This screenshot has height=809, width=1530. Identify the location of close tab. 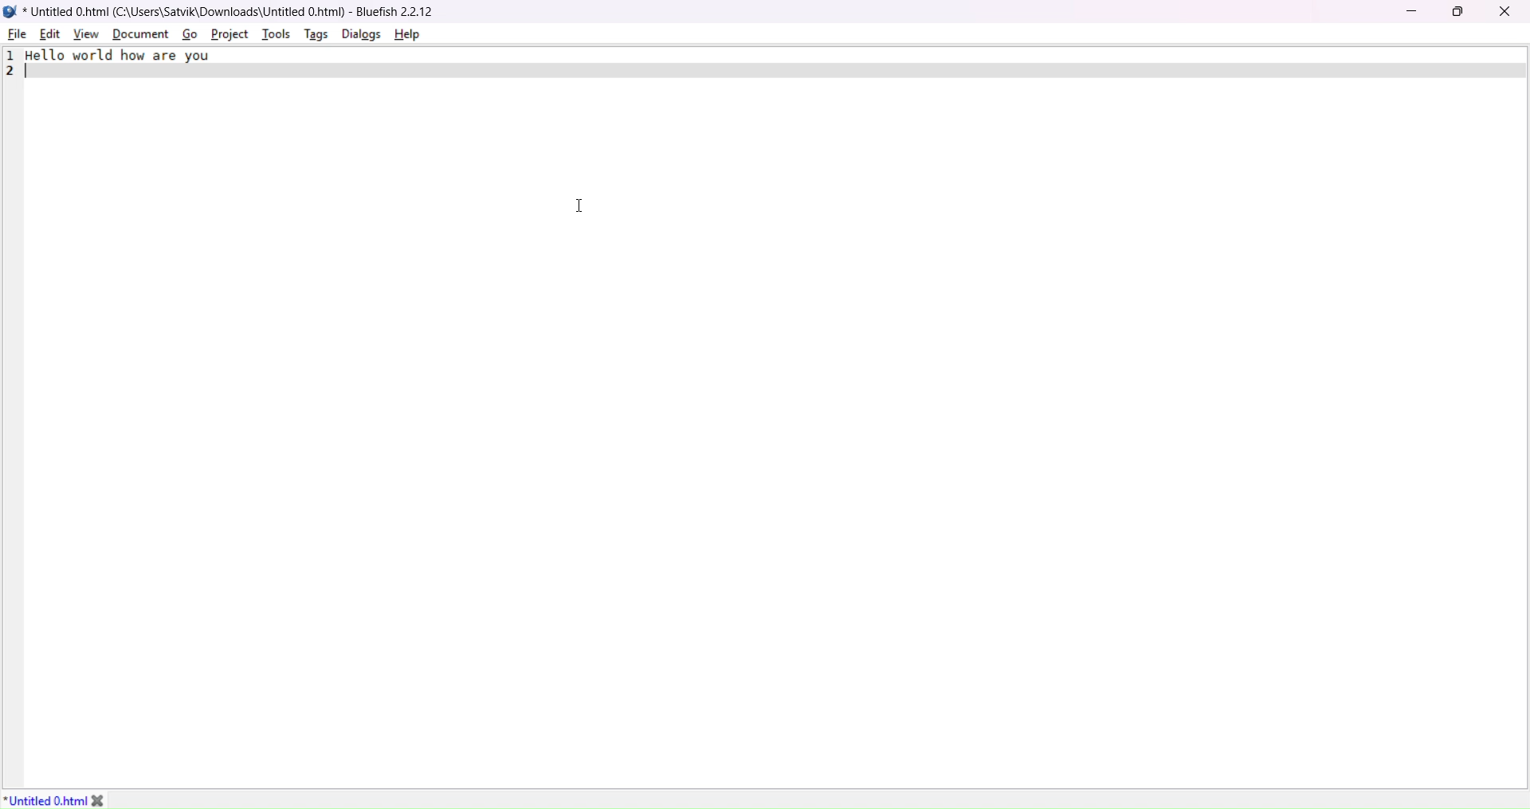
(111, 799).